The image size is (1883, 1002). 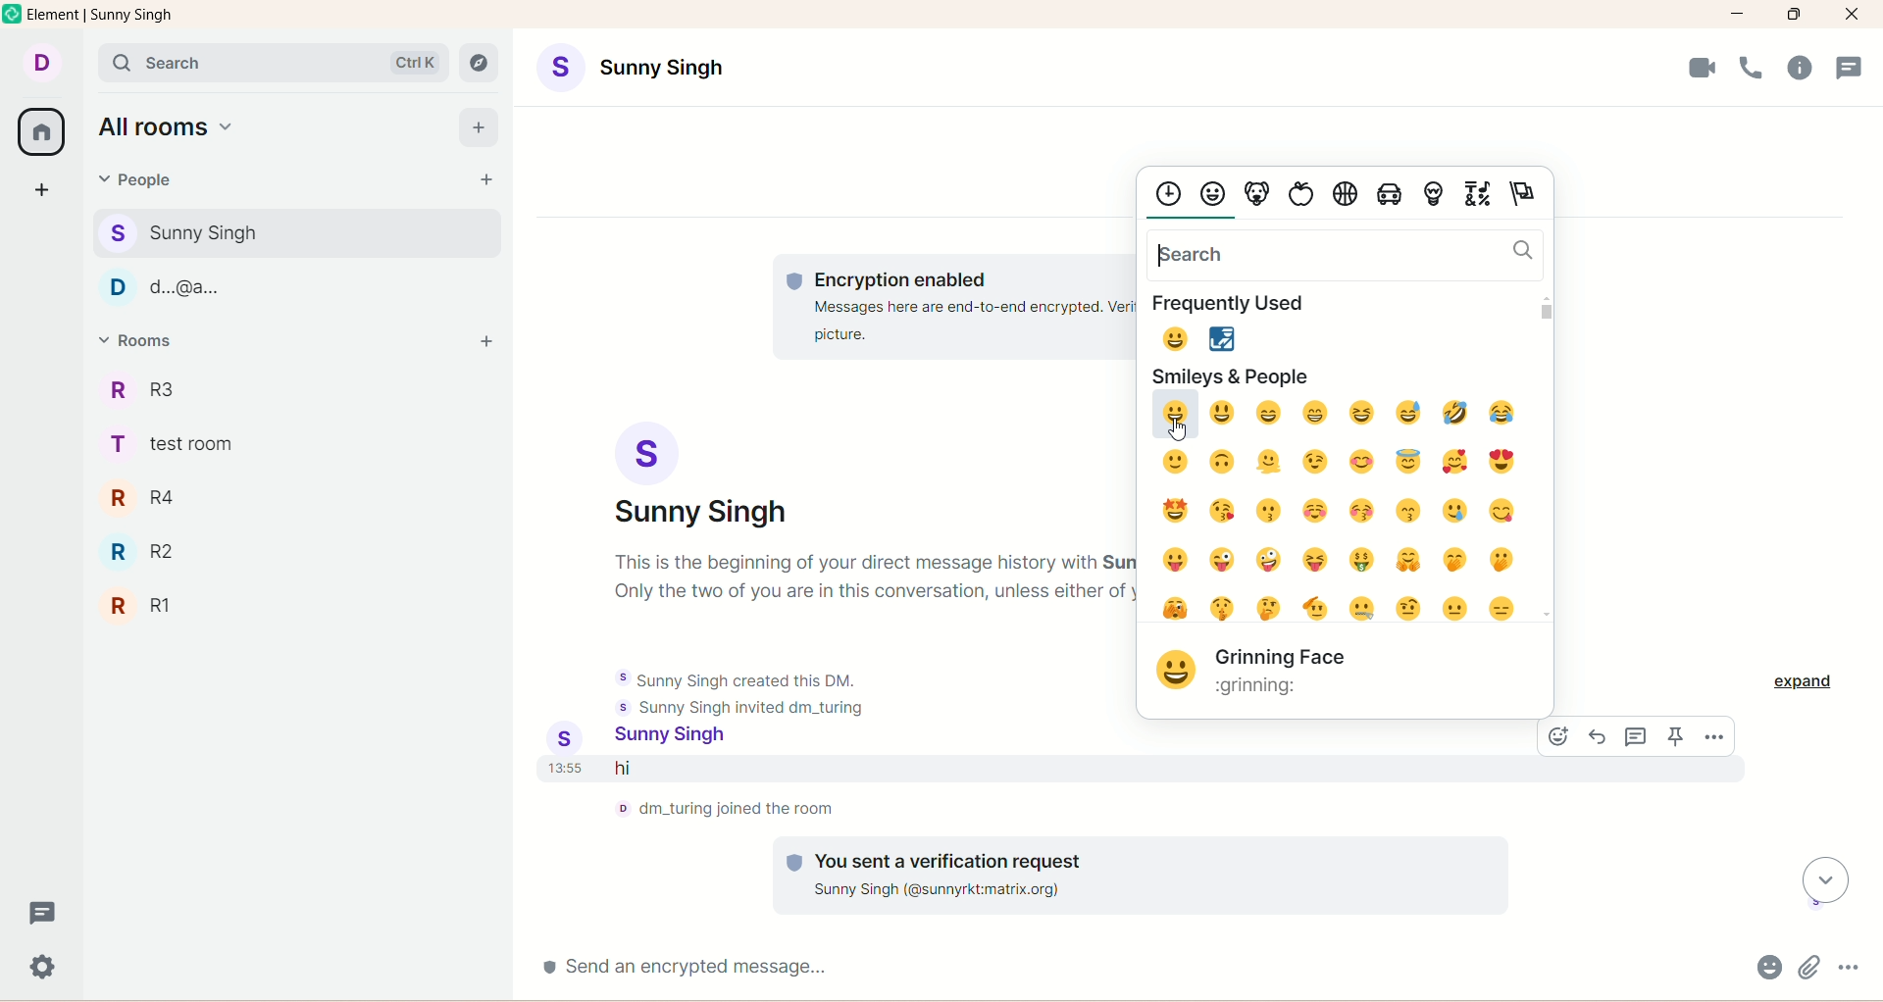 I want to click on minimize, so click(x=1738, y=15).